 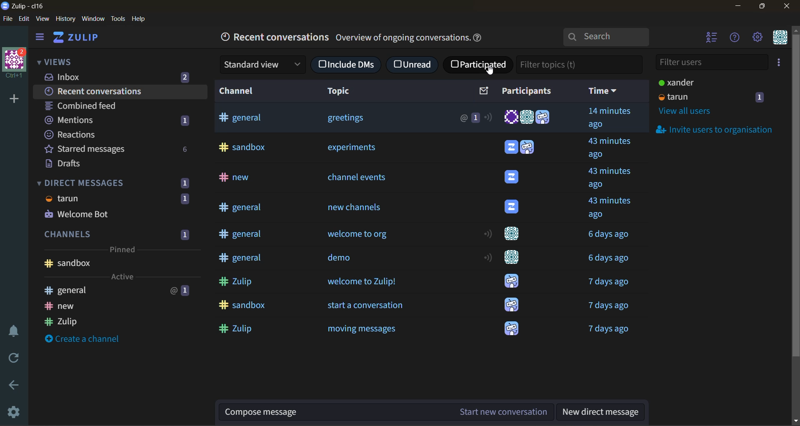 I want to click on inbox, so click(x=127, y=76).